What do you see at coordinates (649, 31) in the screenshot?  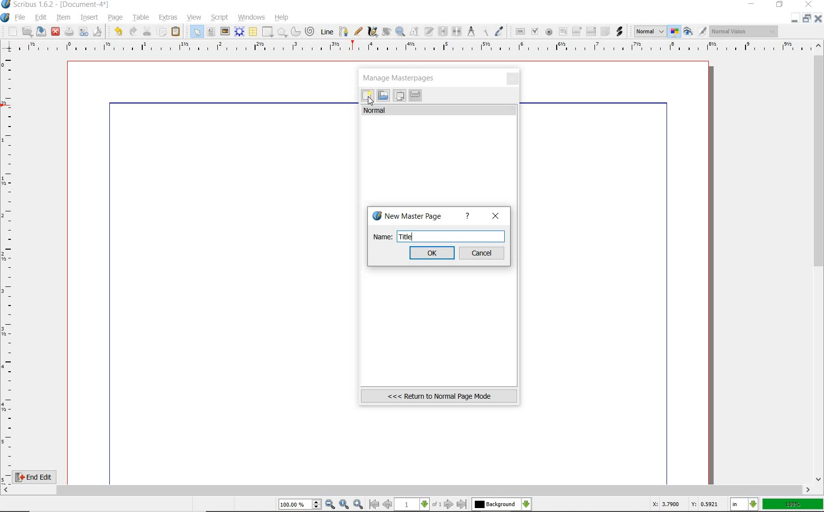 I see `Normal` at bounding box center [649, 31].